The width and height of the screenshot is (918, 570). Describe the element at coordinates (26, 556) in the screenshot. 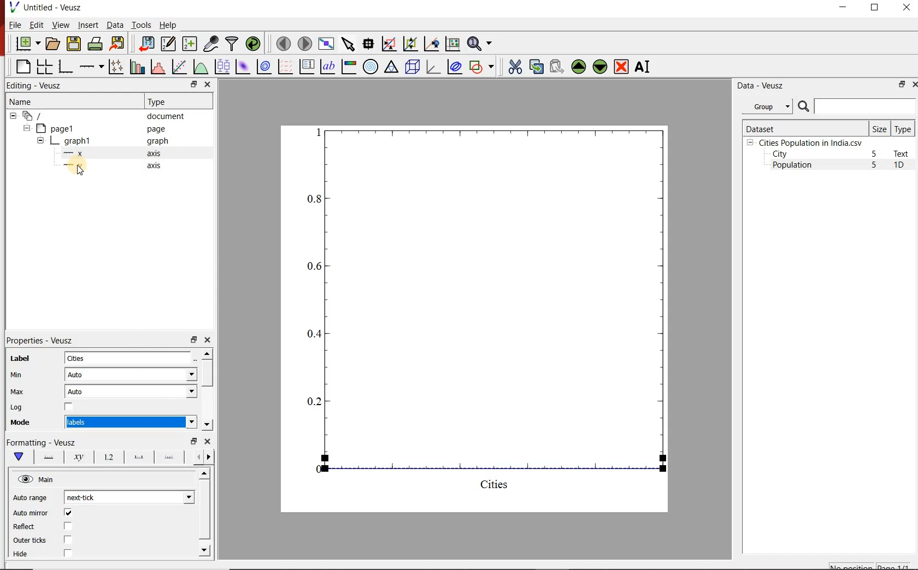

I see `Hide` at that location.